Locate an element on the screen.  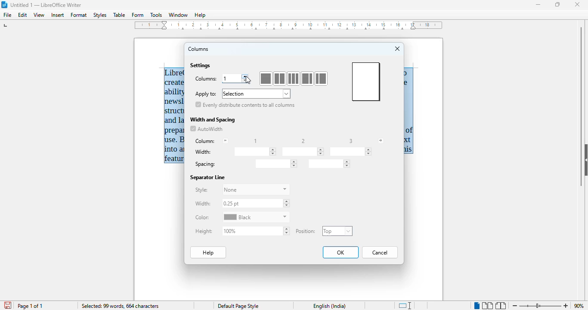
multi-page view is located at coordinates (487, 306).